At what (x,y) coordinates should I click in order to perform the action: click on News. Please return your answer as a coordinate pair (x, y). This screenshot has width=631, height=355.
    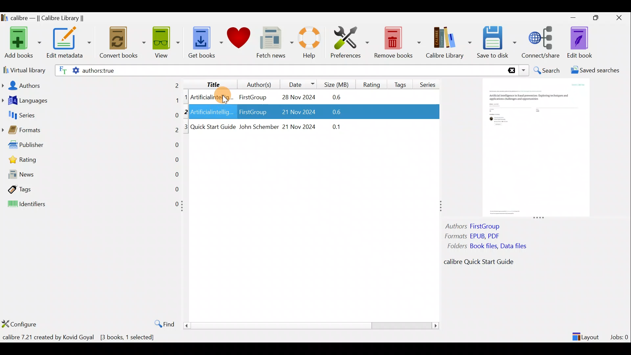
    Looking at the image, I should click on (91, 176).